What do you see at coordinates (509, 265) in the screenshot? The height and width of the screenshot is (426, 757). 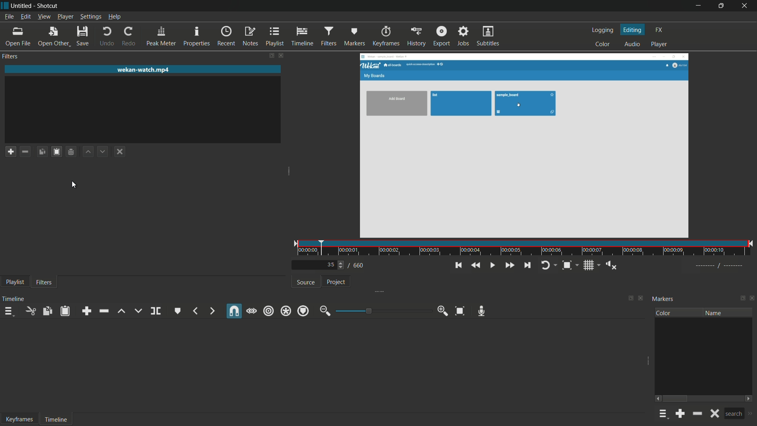 I see `quickly play forward` at bounding box center [509, 265].